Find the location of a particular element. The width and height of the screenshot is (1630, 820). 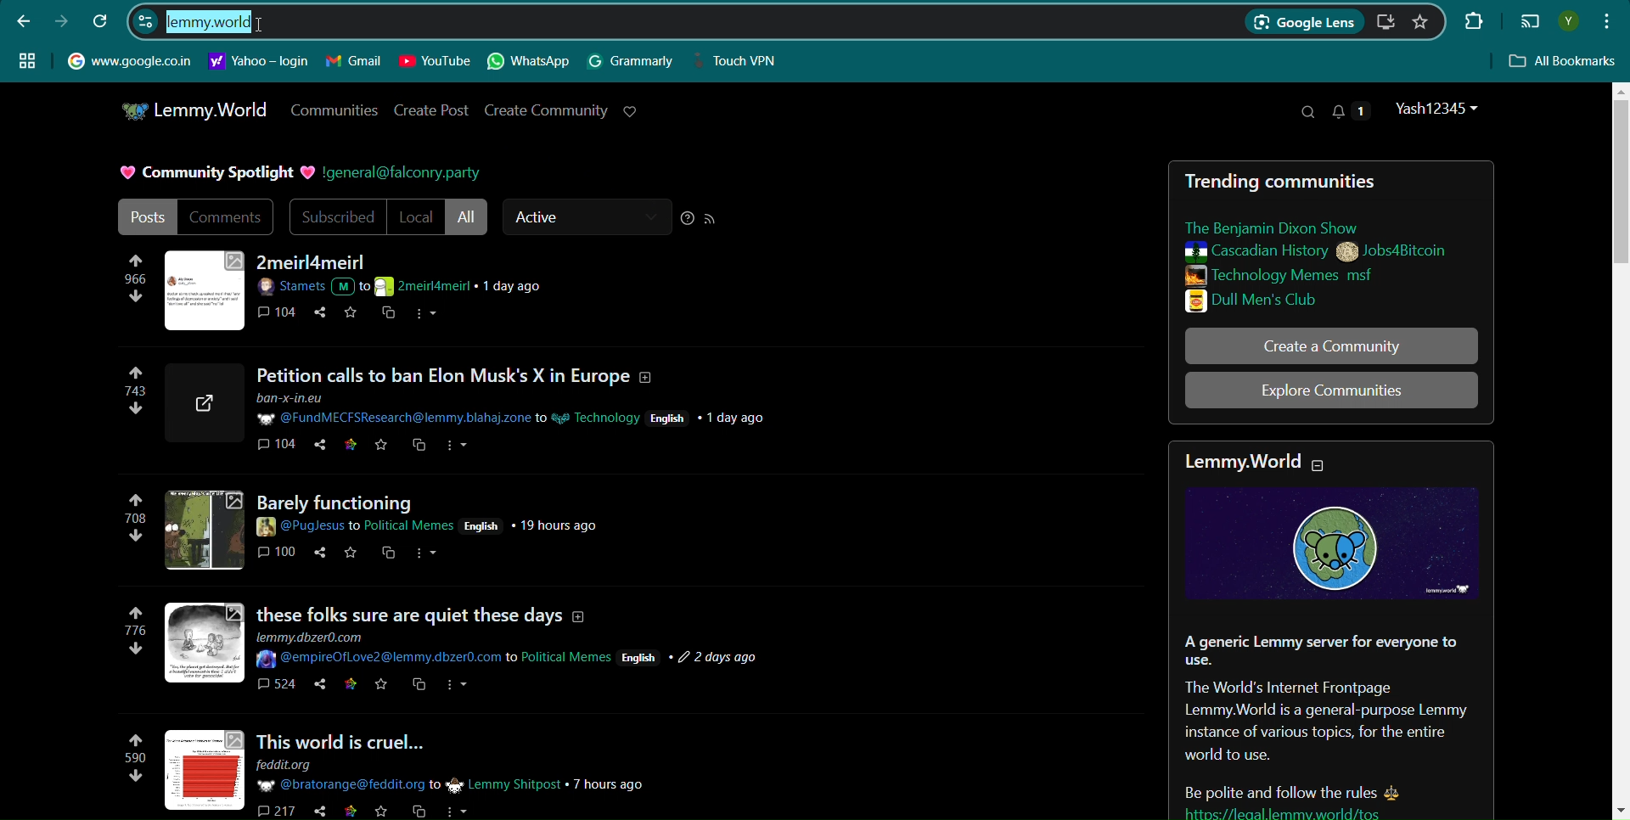

feddit.org is located at coordinates (295, 765).